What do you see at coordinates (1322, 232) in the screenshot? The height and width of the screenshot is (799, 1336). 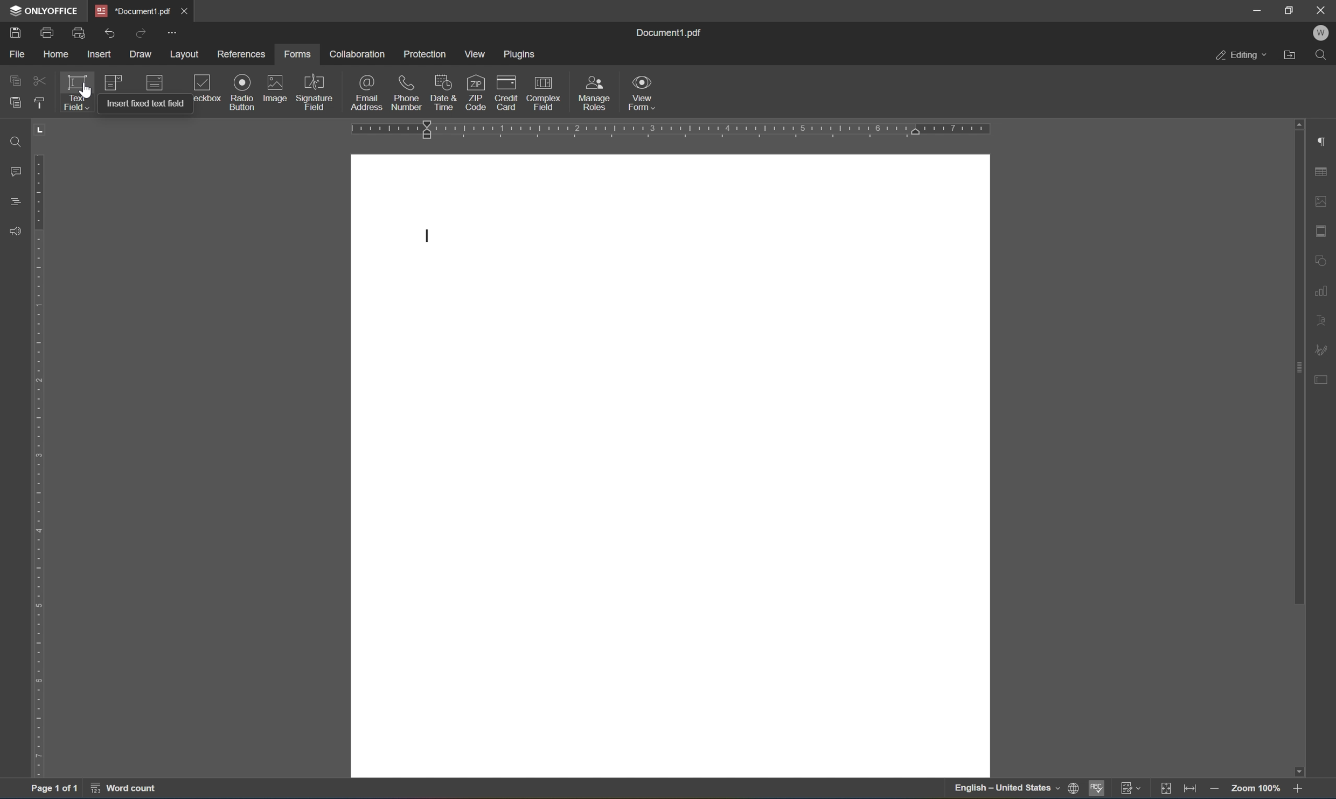 I see `header & footer settings` at bounding box center [1322, 232].